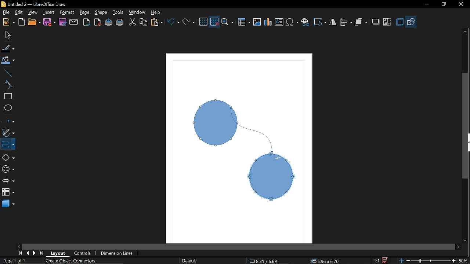  What do you see at coordinates (466, 242) in the screenshot?
I see `Move down` at bounding box center [466, 242].